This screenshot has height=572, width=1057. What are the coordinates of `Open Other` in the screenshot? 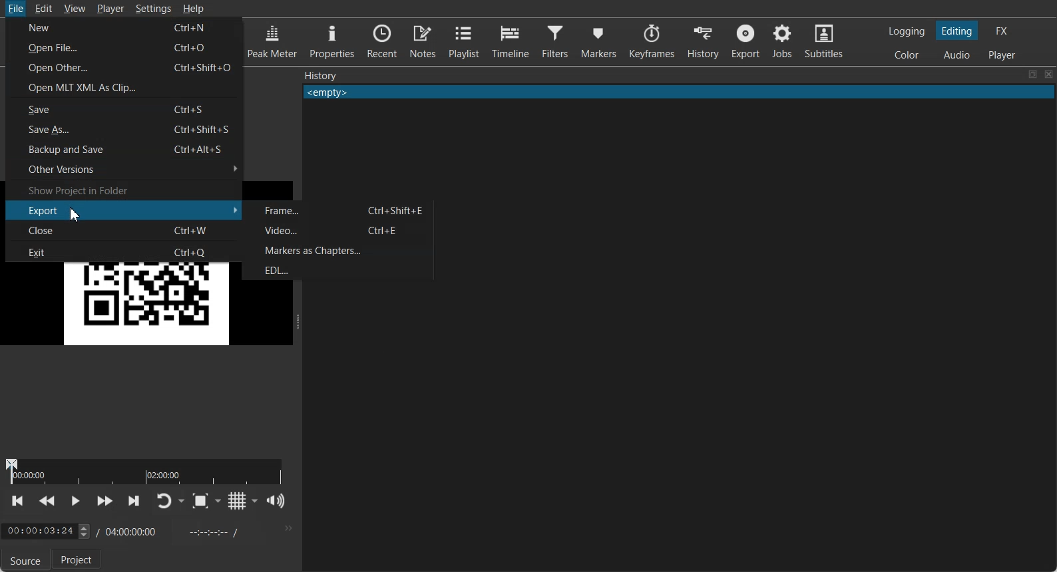 It's located at (58, 69).